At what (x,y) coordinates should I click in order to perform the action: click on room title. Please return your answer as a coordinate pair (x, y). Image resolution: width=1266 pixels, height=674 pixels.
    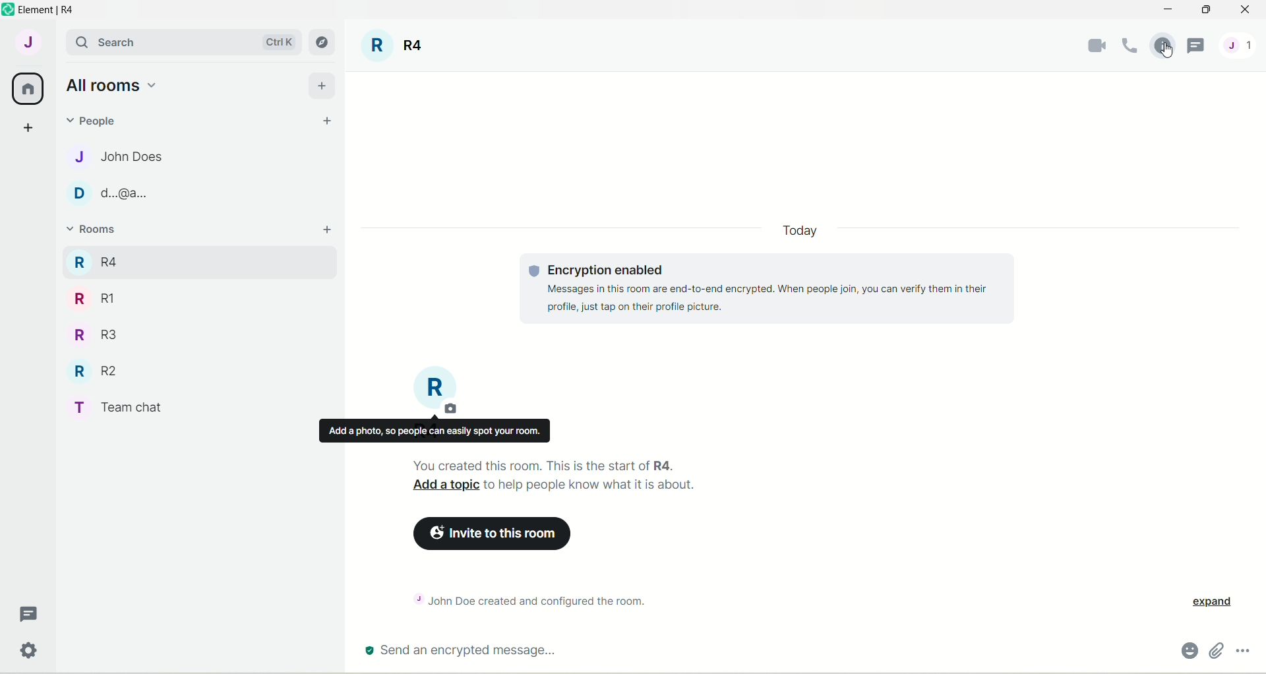
    Looking at the image, I should click on (394, 47).